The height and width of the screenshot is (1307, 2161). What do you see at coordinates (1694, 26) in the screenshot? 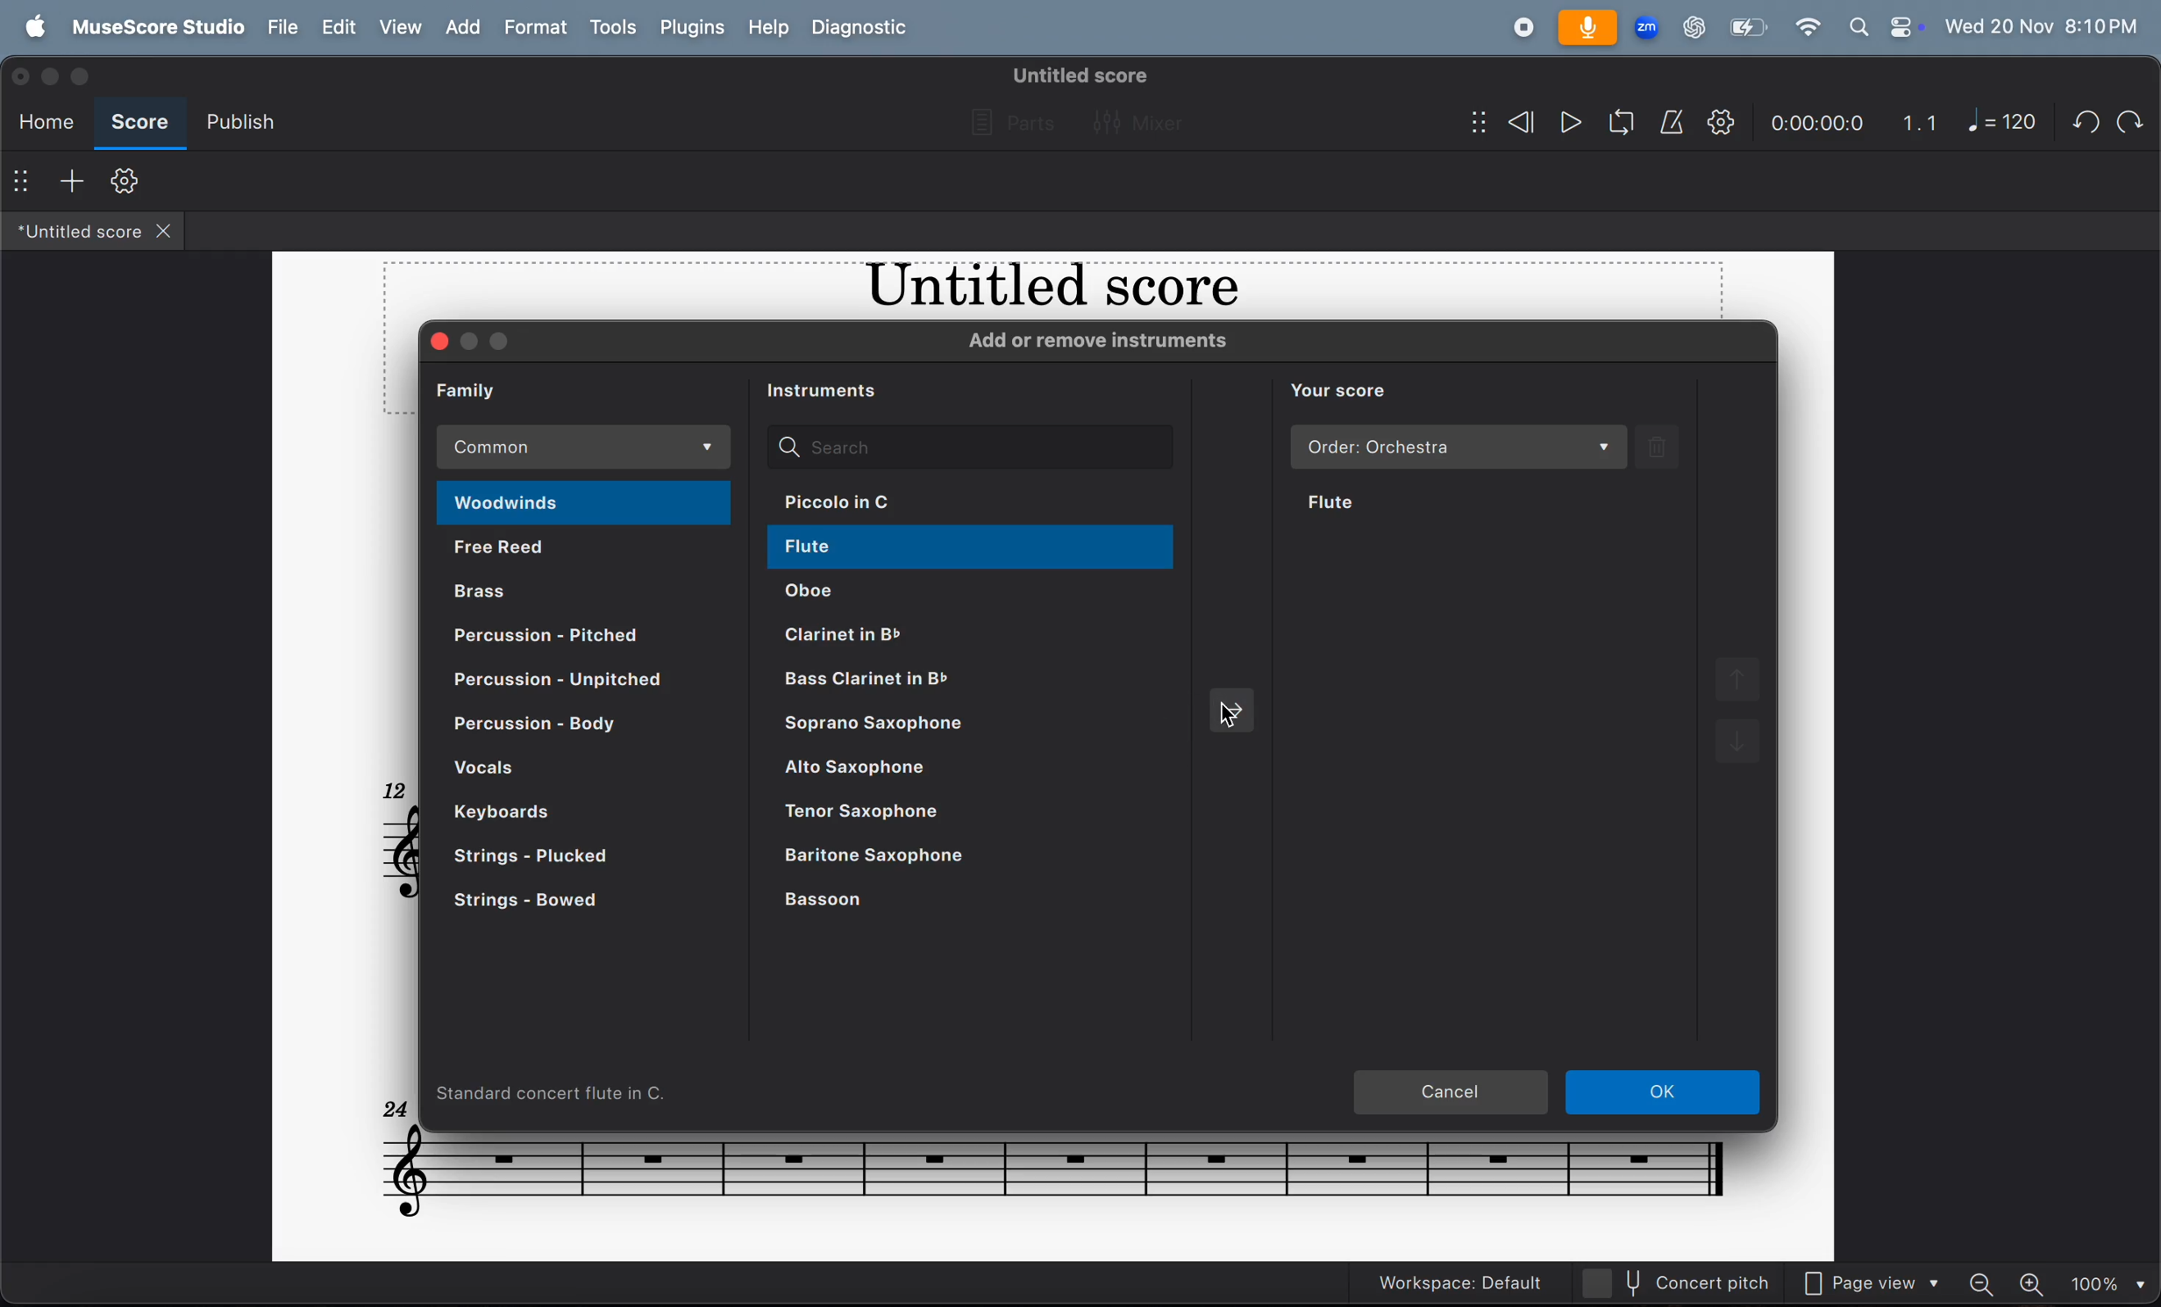
I see `chatgpt` at bounding box center [1694, 26].